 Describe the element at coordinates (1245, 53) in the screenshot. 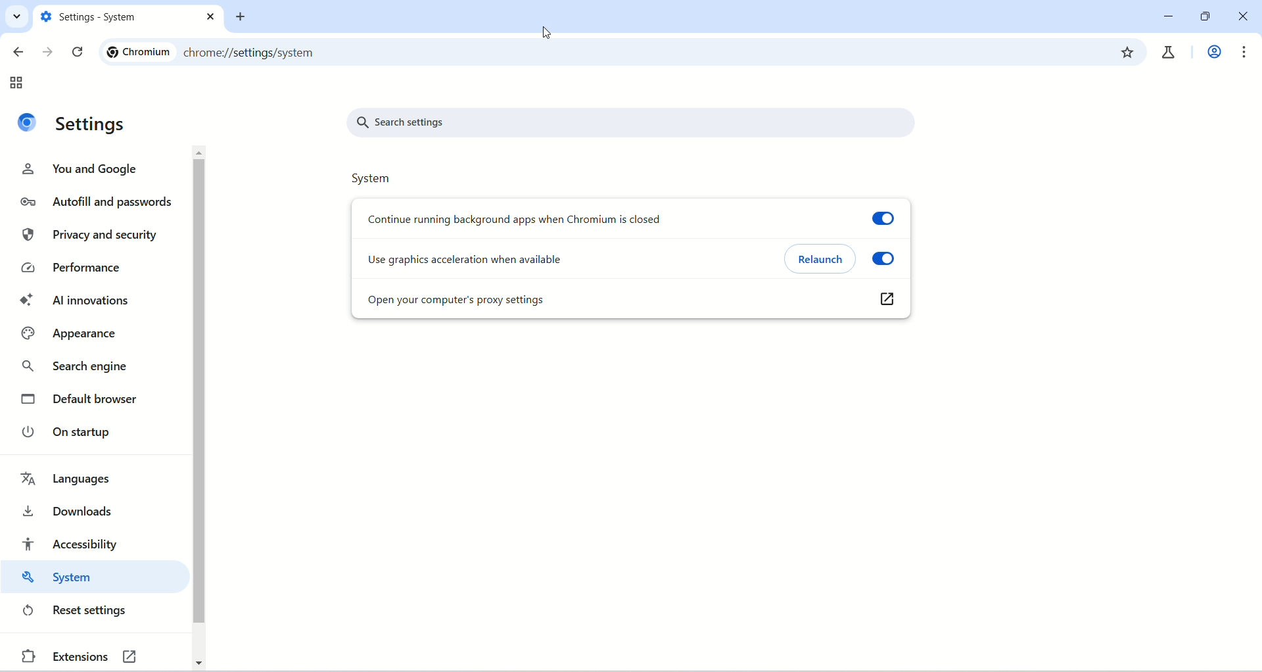

I see `customize and control chromium` at that location.